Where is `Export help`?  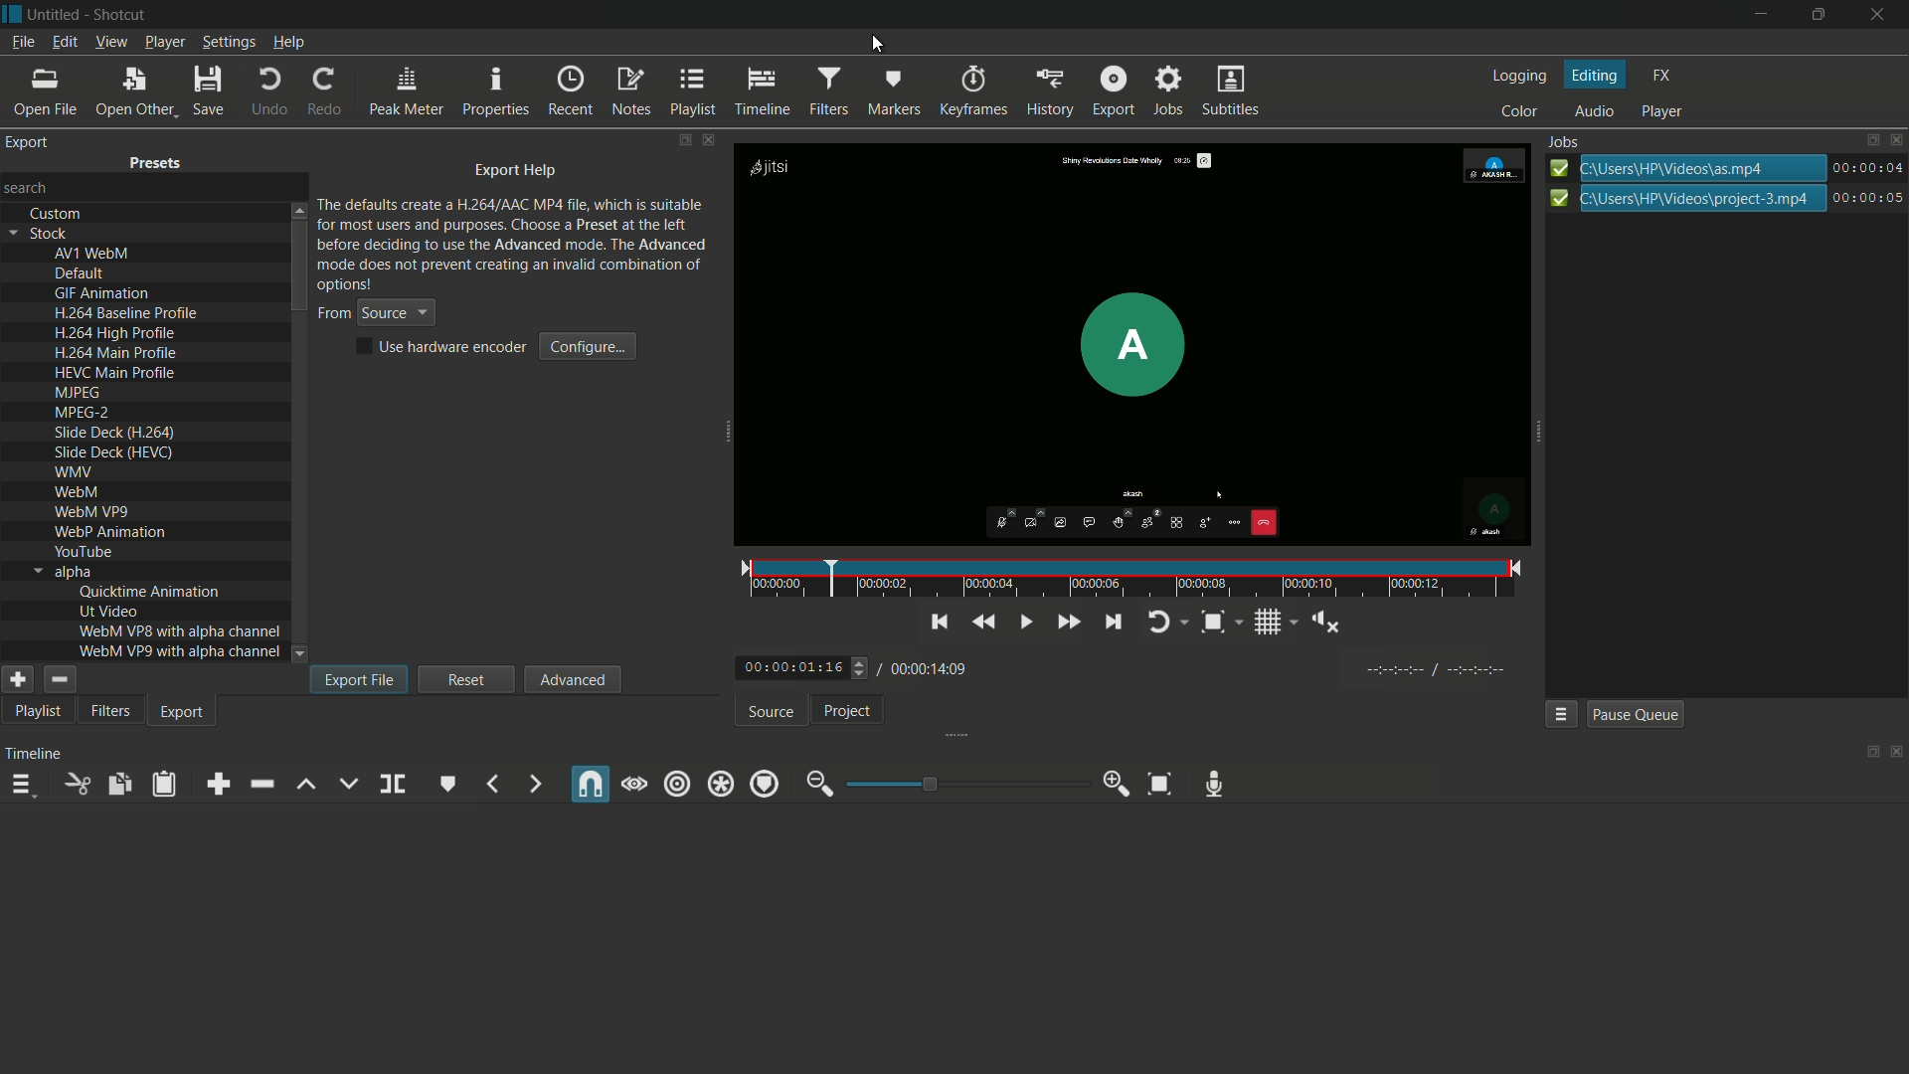 Export help is located at coordinates (506, 168).